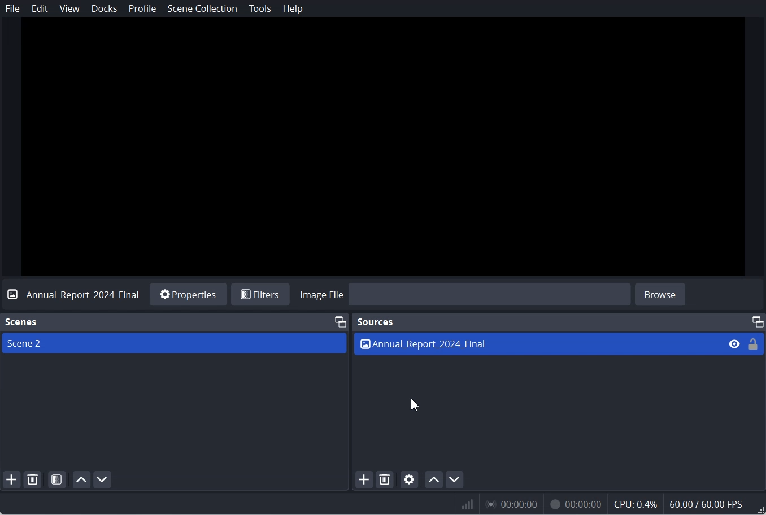 Image resolution: width=766 pixels, height=515 pixels. Describe the element at coordinates (81, 479) in the screenshot. I see `Move scene up` at that location.